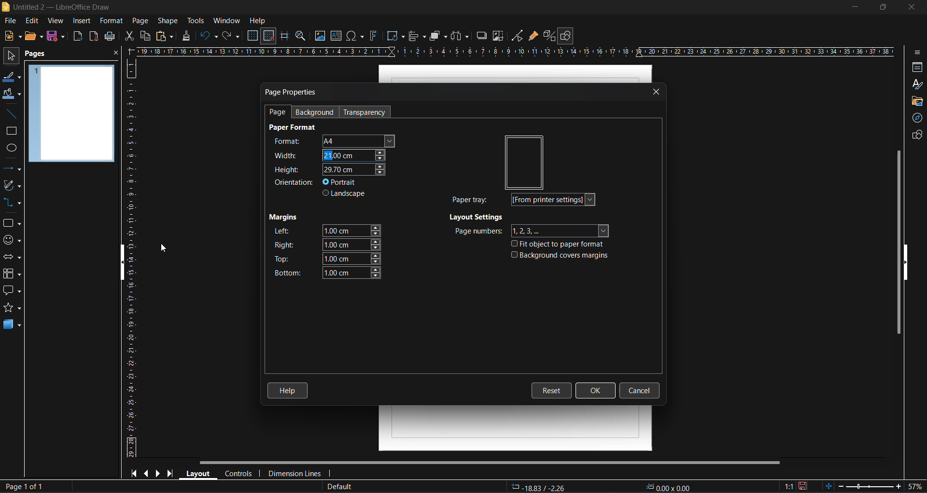  Describe the element at coordinates (12, 21) in the screenshot. I see `file` at that location.